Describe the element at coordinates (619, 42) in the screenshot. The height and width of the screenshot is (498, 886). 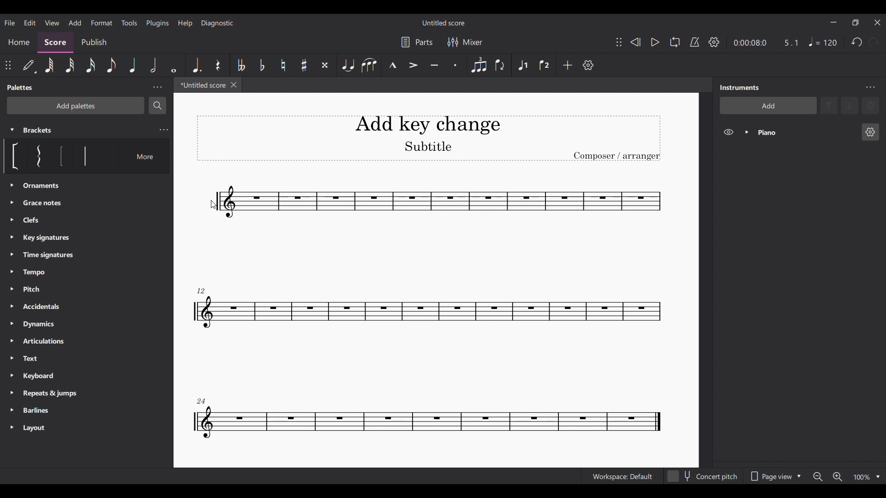
I see `Change position of toolbar attached` at that location.